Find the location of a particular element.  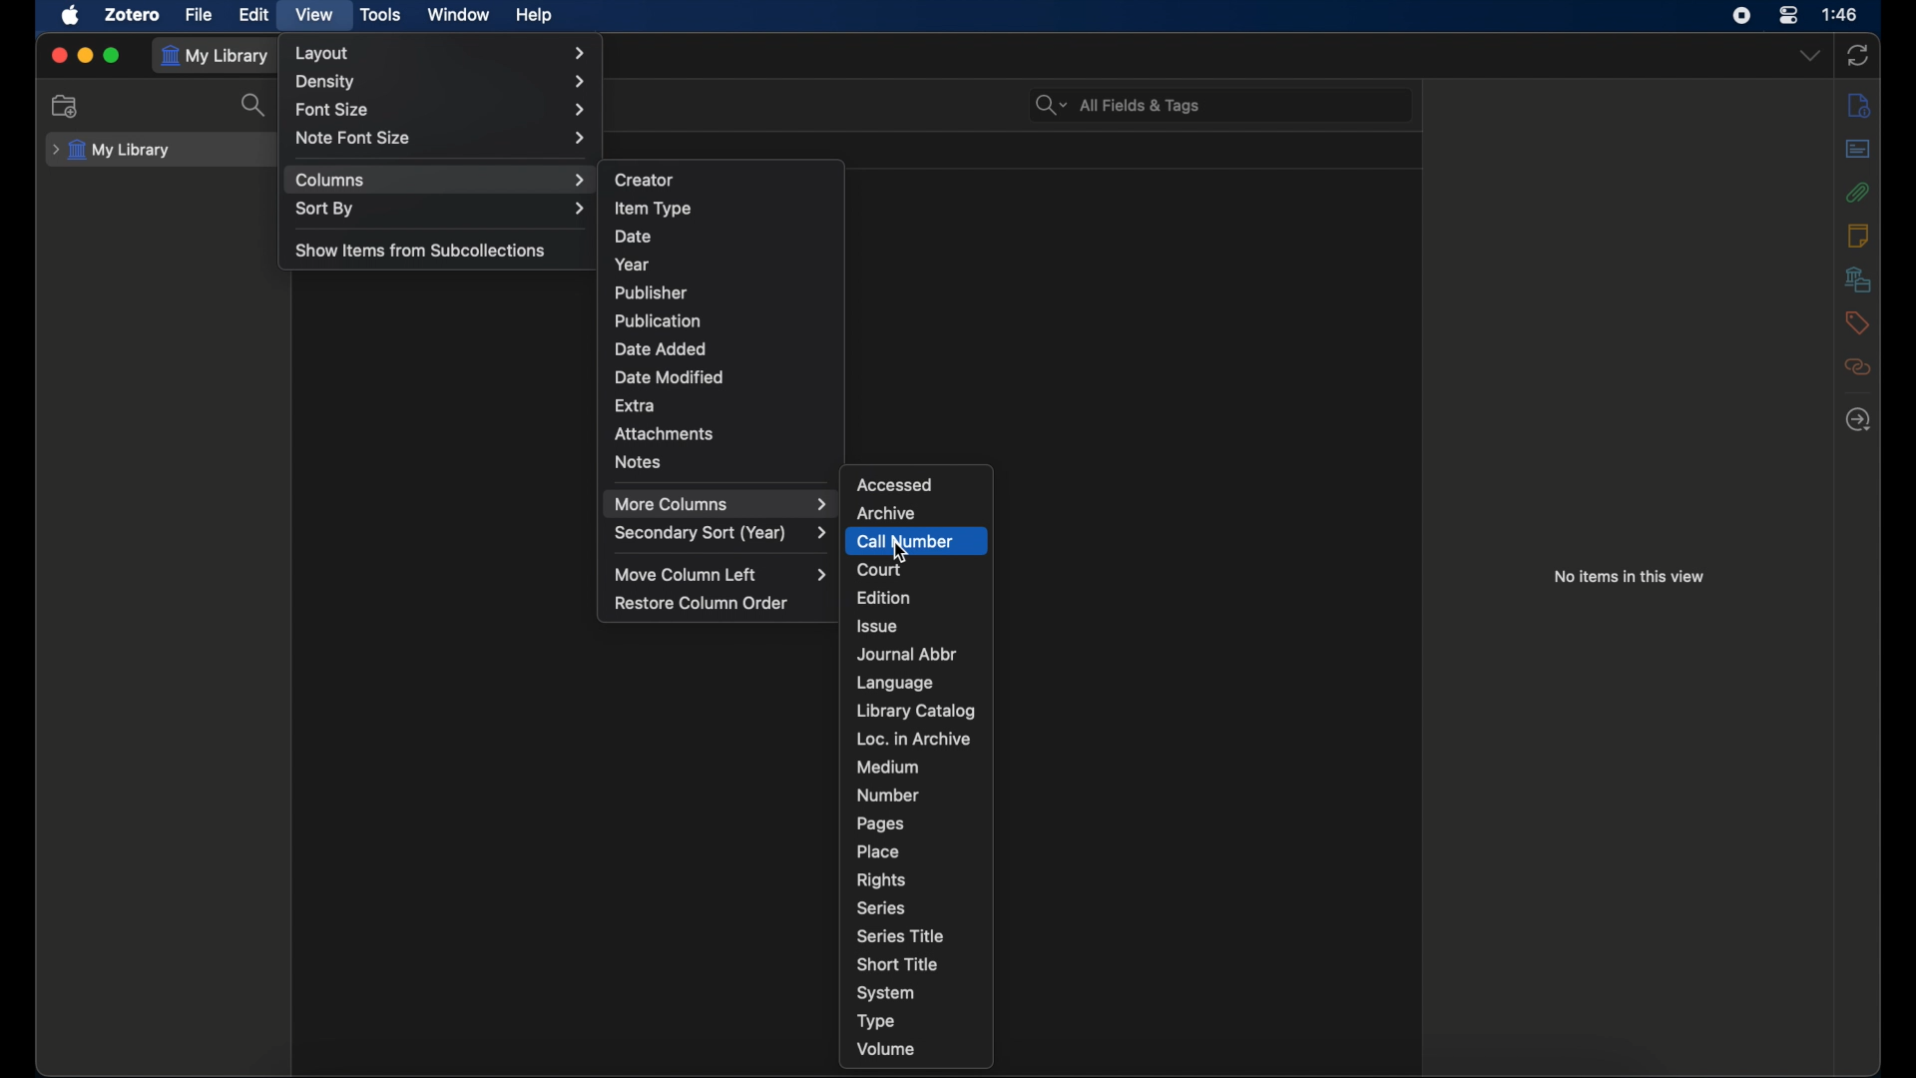

All fields & tags is located at coordinates (1119, 105).